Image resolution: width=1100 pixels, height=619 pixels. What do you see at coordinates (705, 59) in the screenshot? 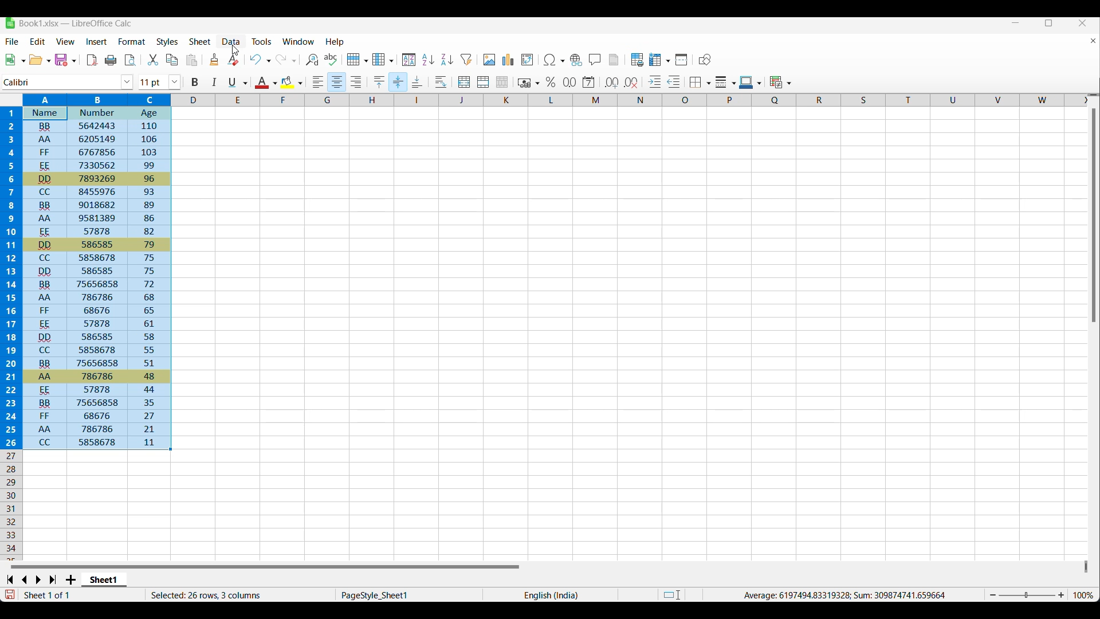
I see `Show draw fuctions` at bounding box center [705, 59].